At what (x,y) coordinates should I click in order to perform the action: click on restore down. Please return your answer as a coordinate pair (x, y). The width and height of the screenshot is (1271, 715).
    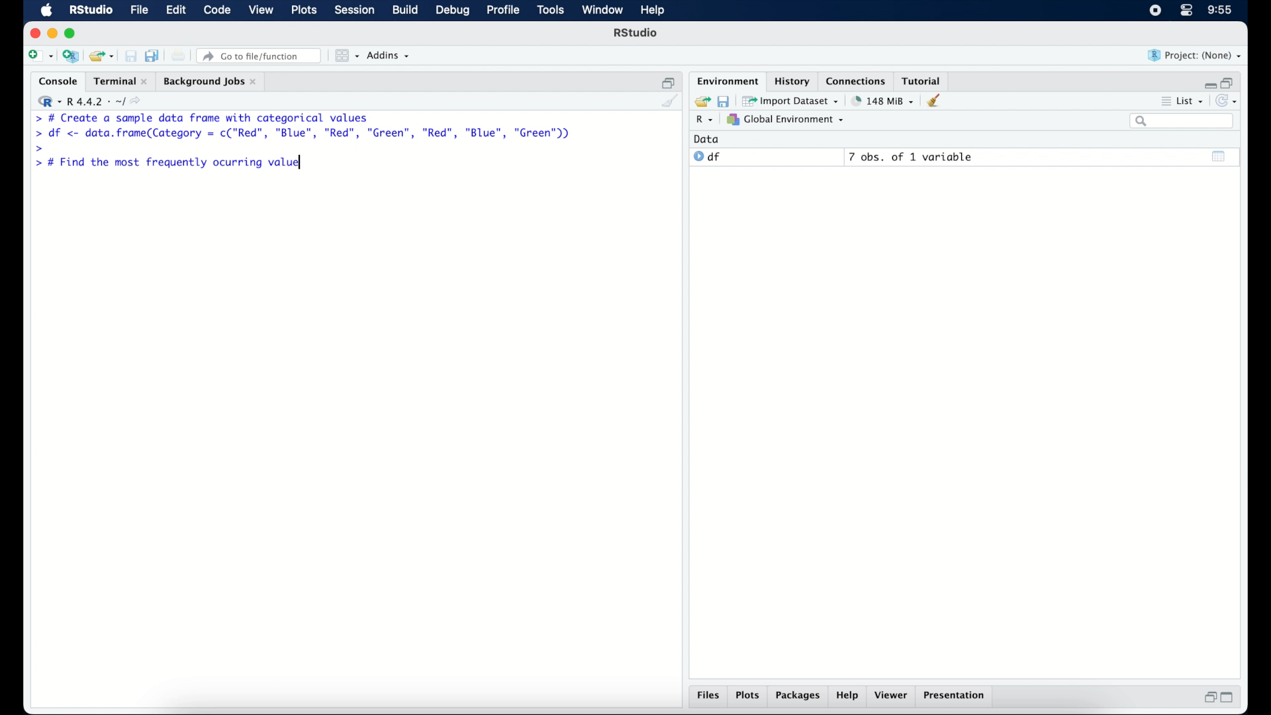
    Looking at the image, I should click on (1208, 697).